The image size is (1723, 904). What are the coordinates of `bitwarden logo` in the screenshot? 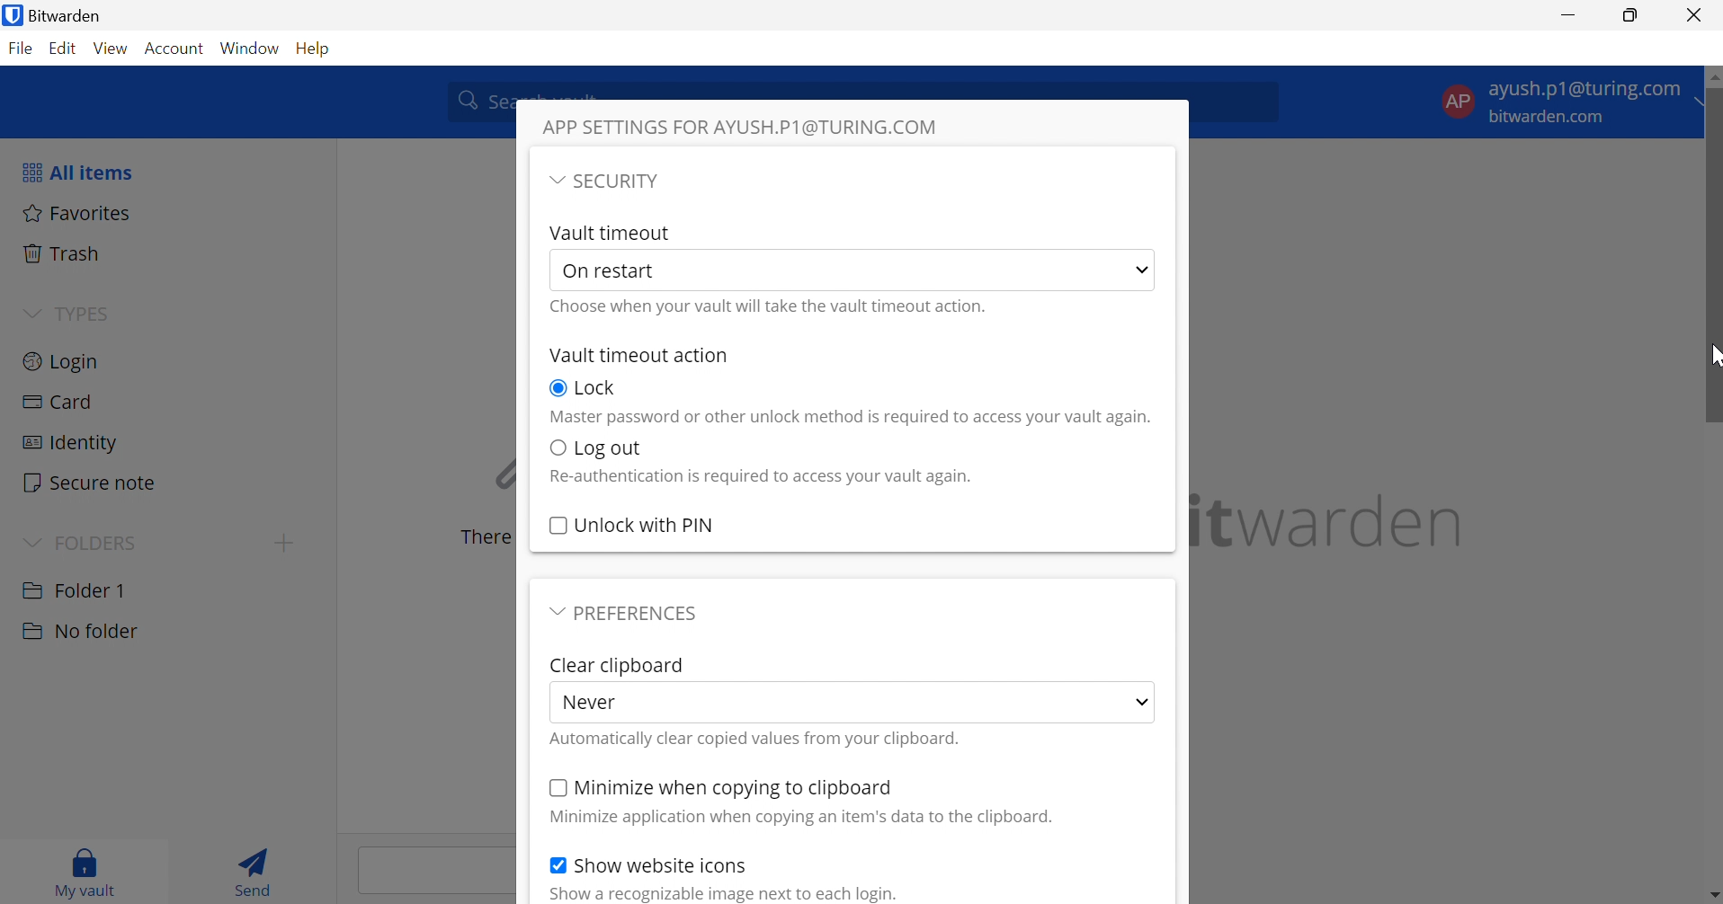 It's located at (11, 17).